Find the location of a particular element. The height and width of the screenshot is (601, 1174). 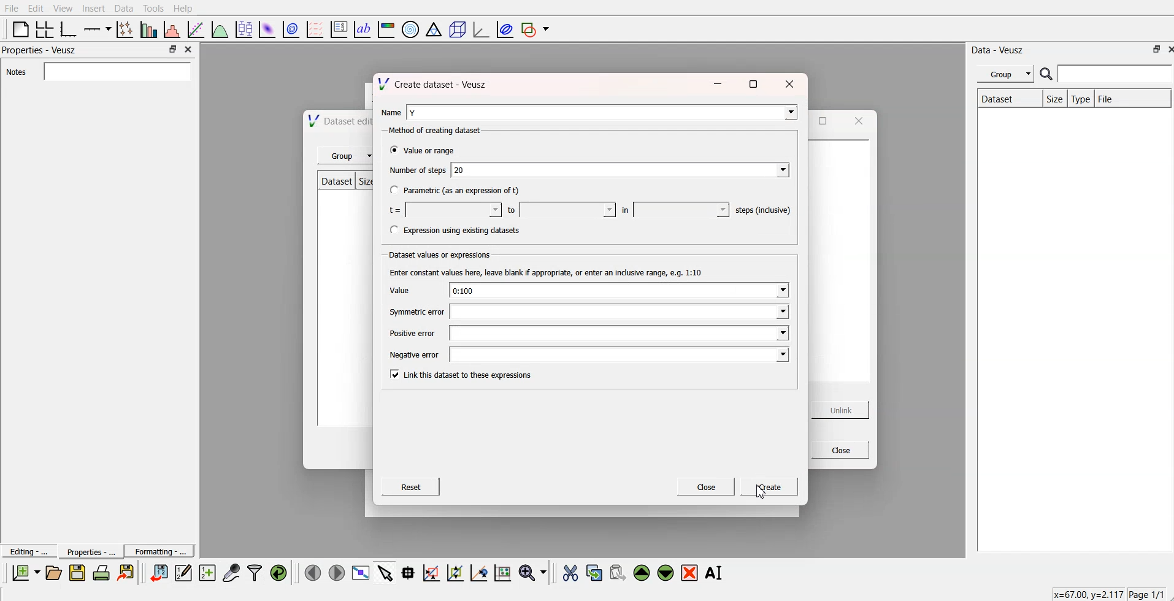

add an axis to the plot is located at coordinates (98, 28).